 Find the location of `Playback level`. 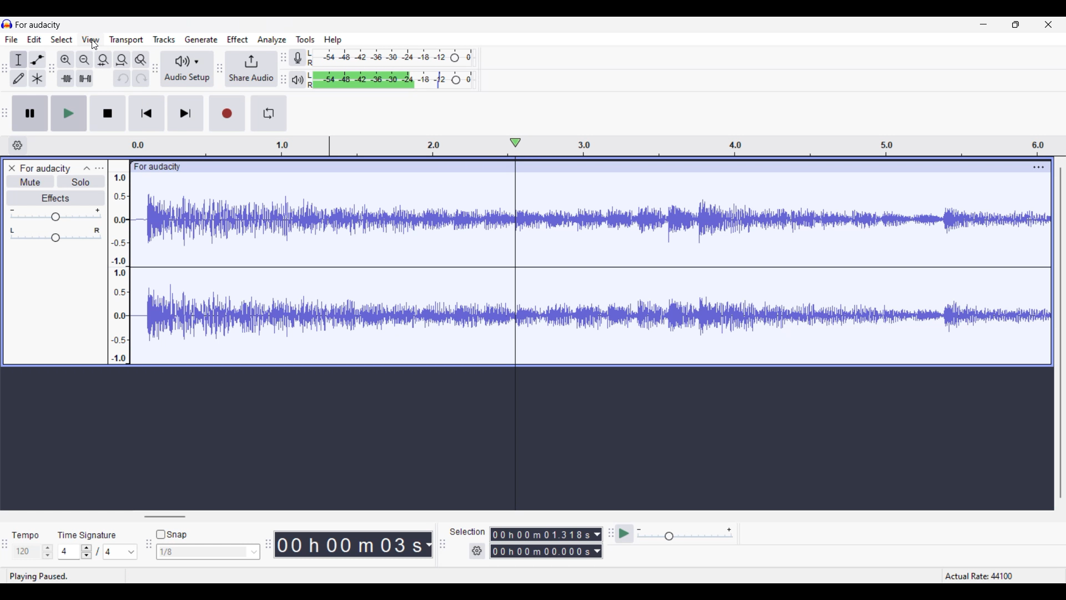

Playback level is located at coordinates (390, 80).